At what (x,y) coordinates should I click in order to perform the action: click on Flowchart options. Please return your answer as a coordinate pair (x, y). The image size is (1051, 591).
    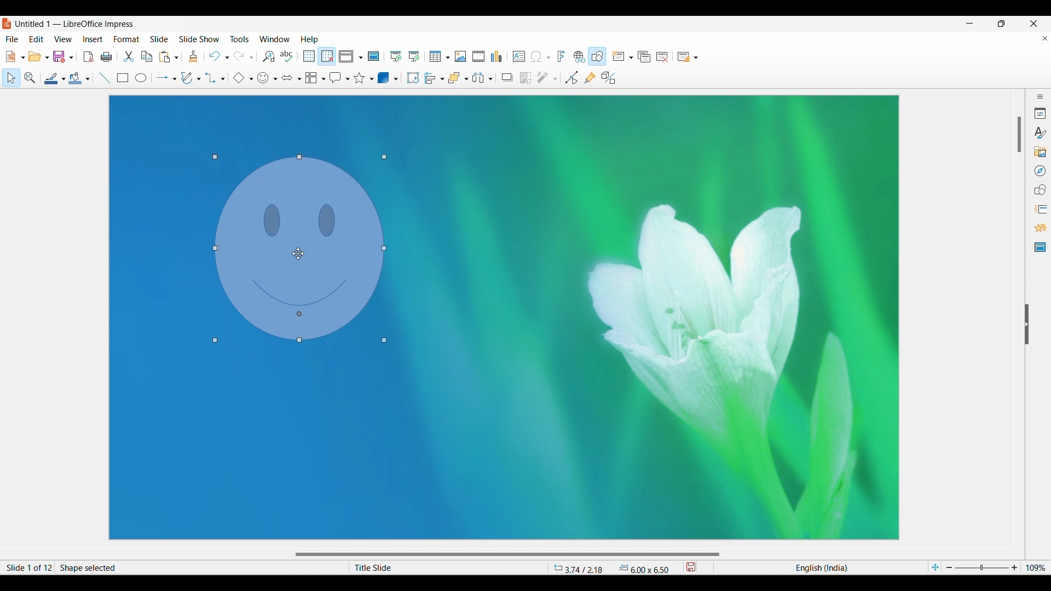
    Looking at the image, I should click on (324, 79).